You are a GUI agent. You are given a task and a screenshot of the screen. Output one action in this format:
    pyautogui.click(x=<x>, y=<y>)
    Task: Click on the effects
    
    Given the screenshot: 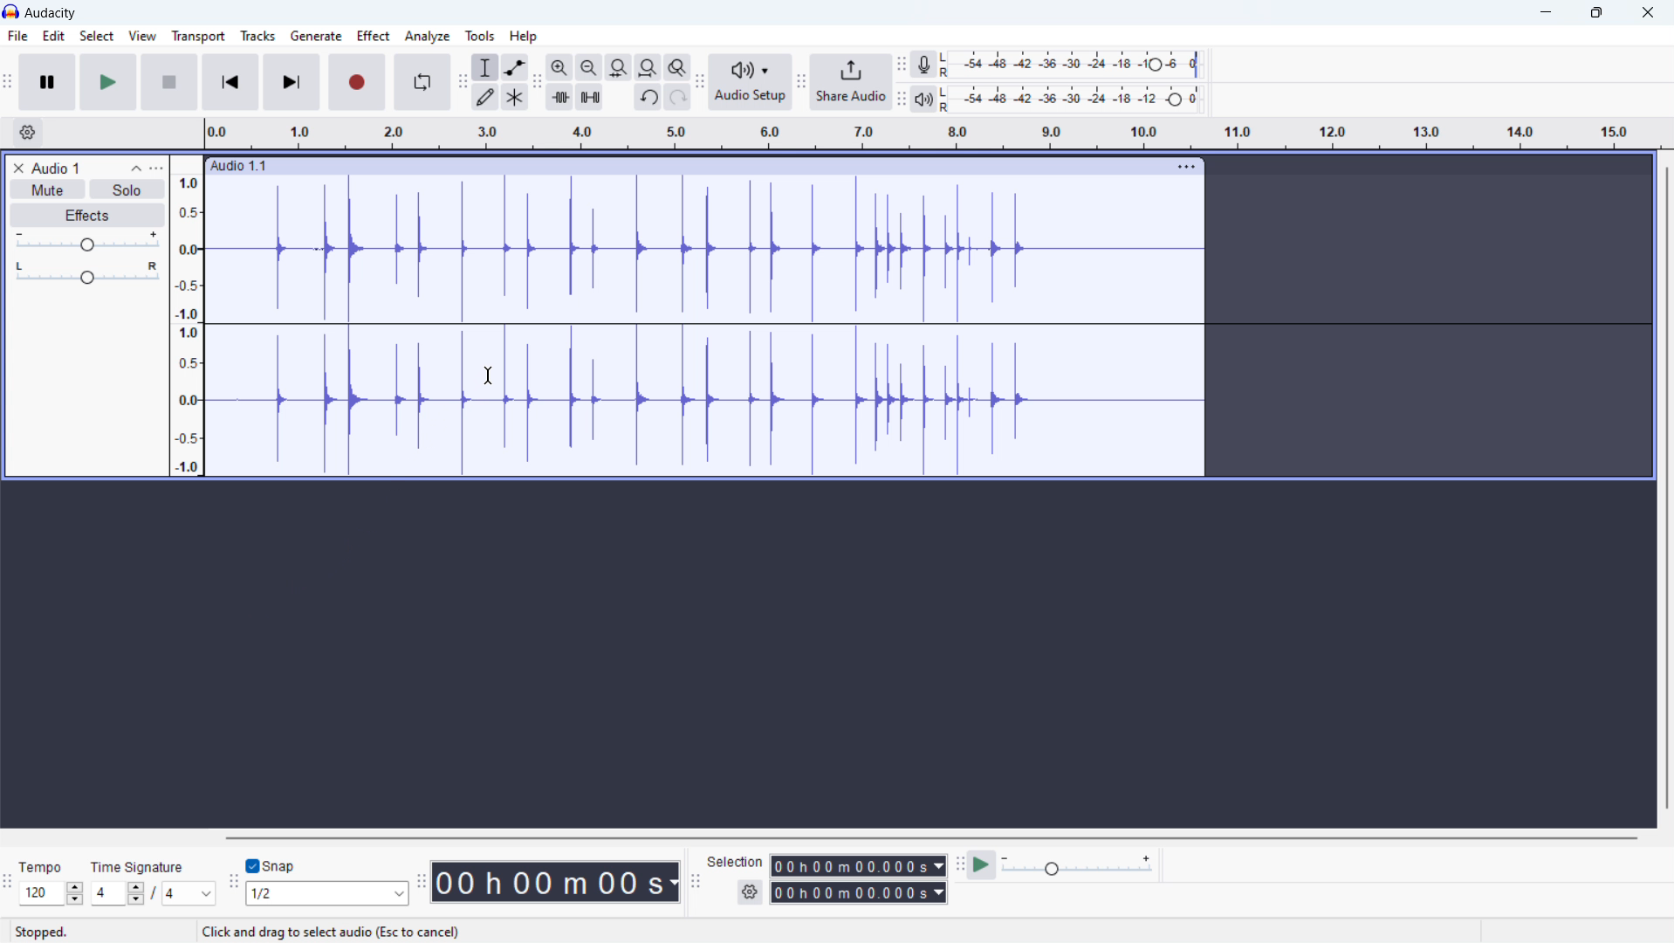 What is the action you would take?
    pyautogui.click(x=87, y=215)
    